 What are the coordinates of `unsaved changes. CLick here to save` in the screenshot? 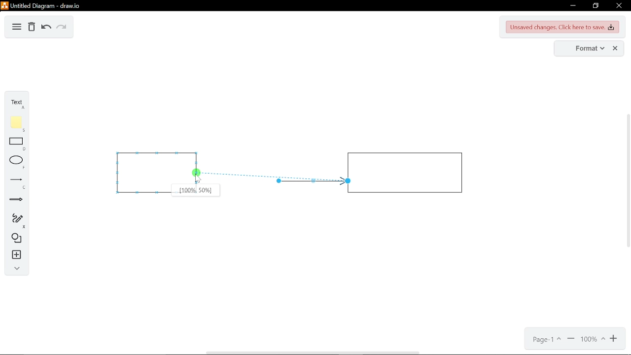 It's located at (561, 27).